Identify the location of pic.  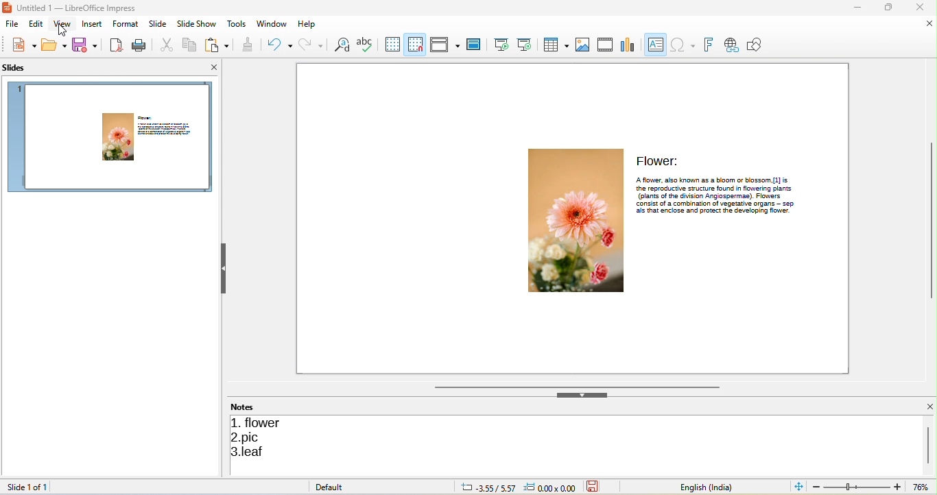
(250, 437).